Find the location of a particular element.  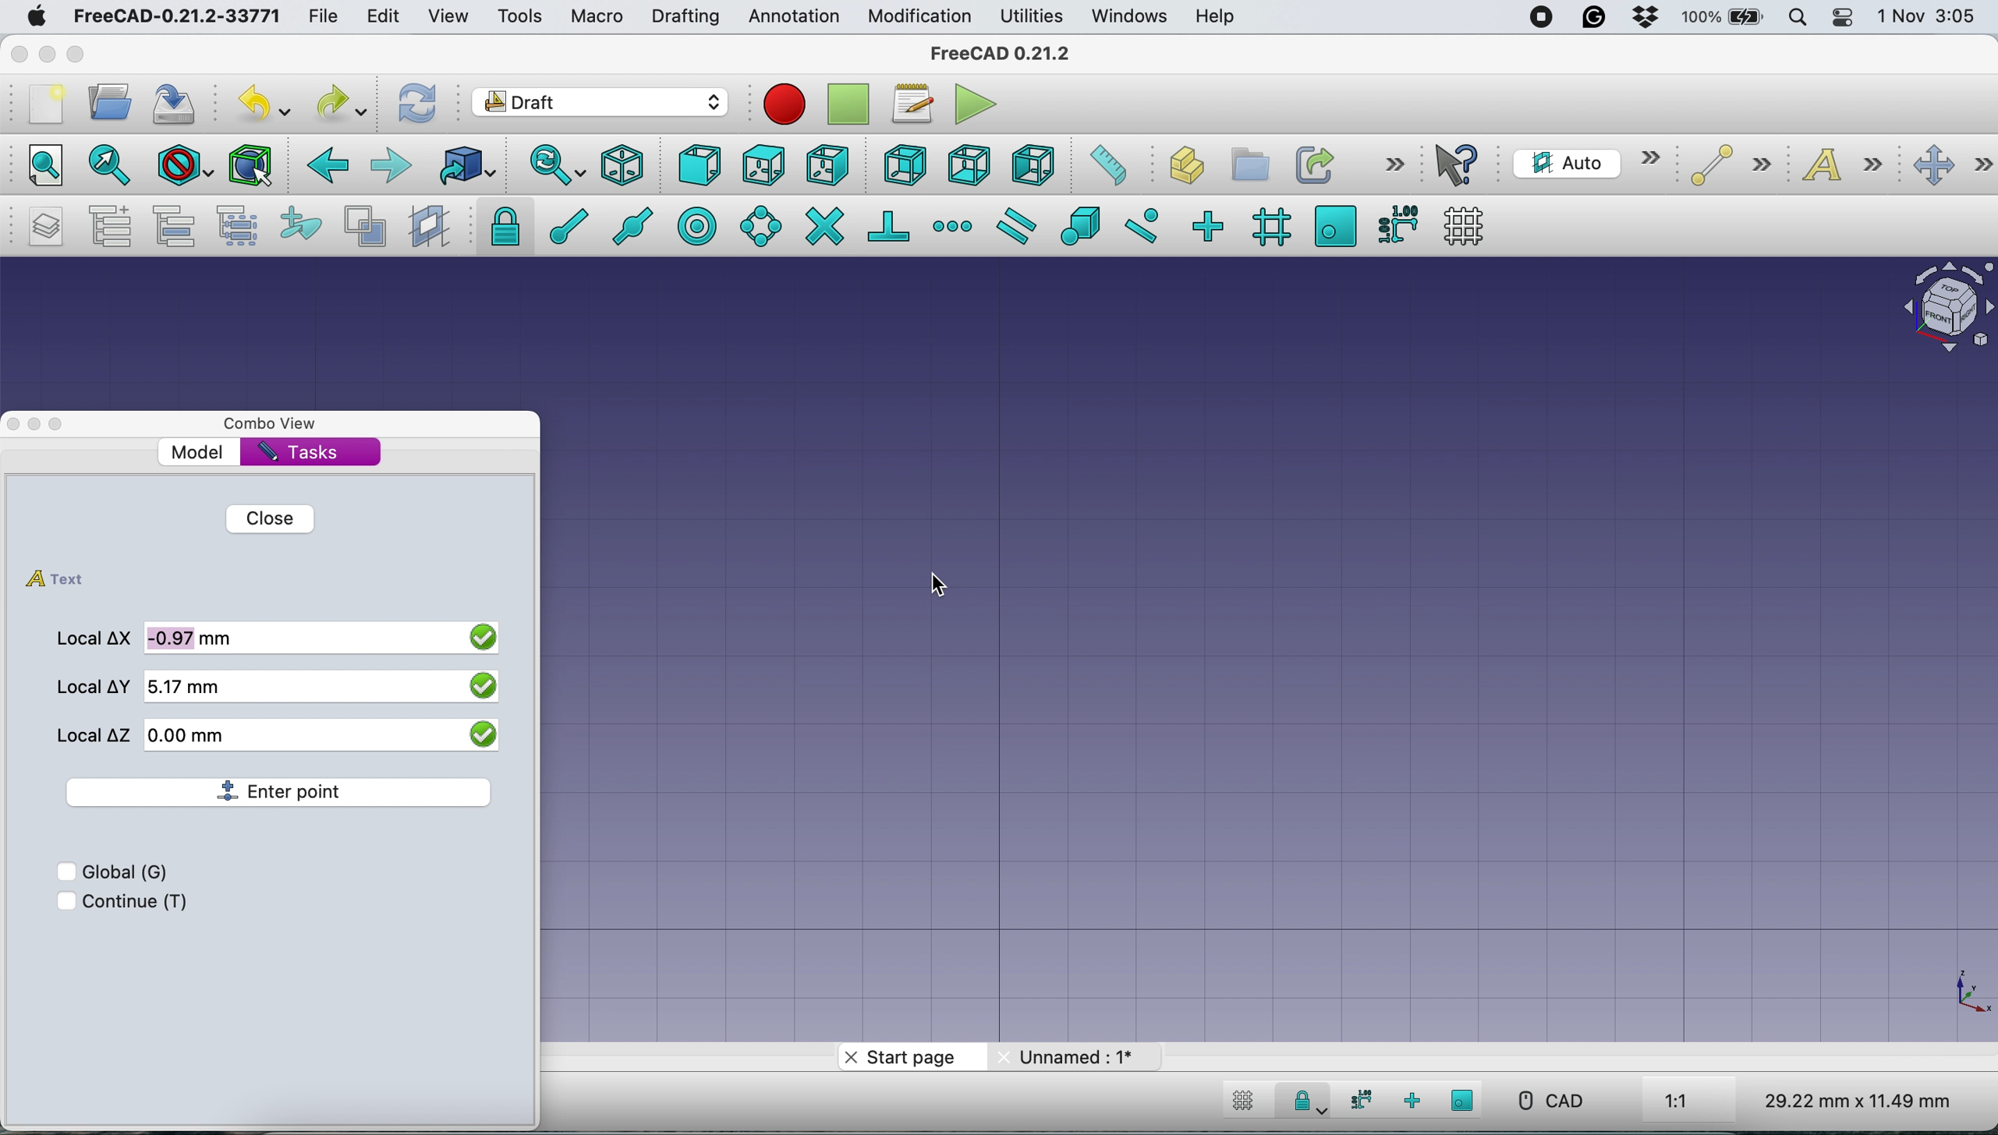

freecad is located at coordinates (1008, 55).